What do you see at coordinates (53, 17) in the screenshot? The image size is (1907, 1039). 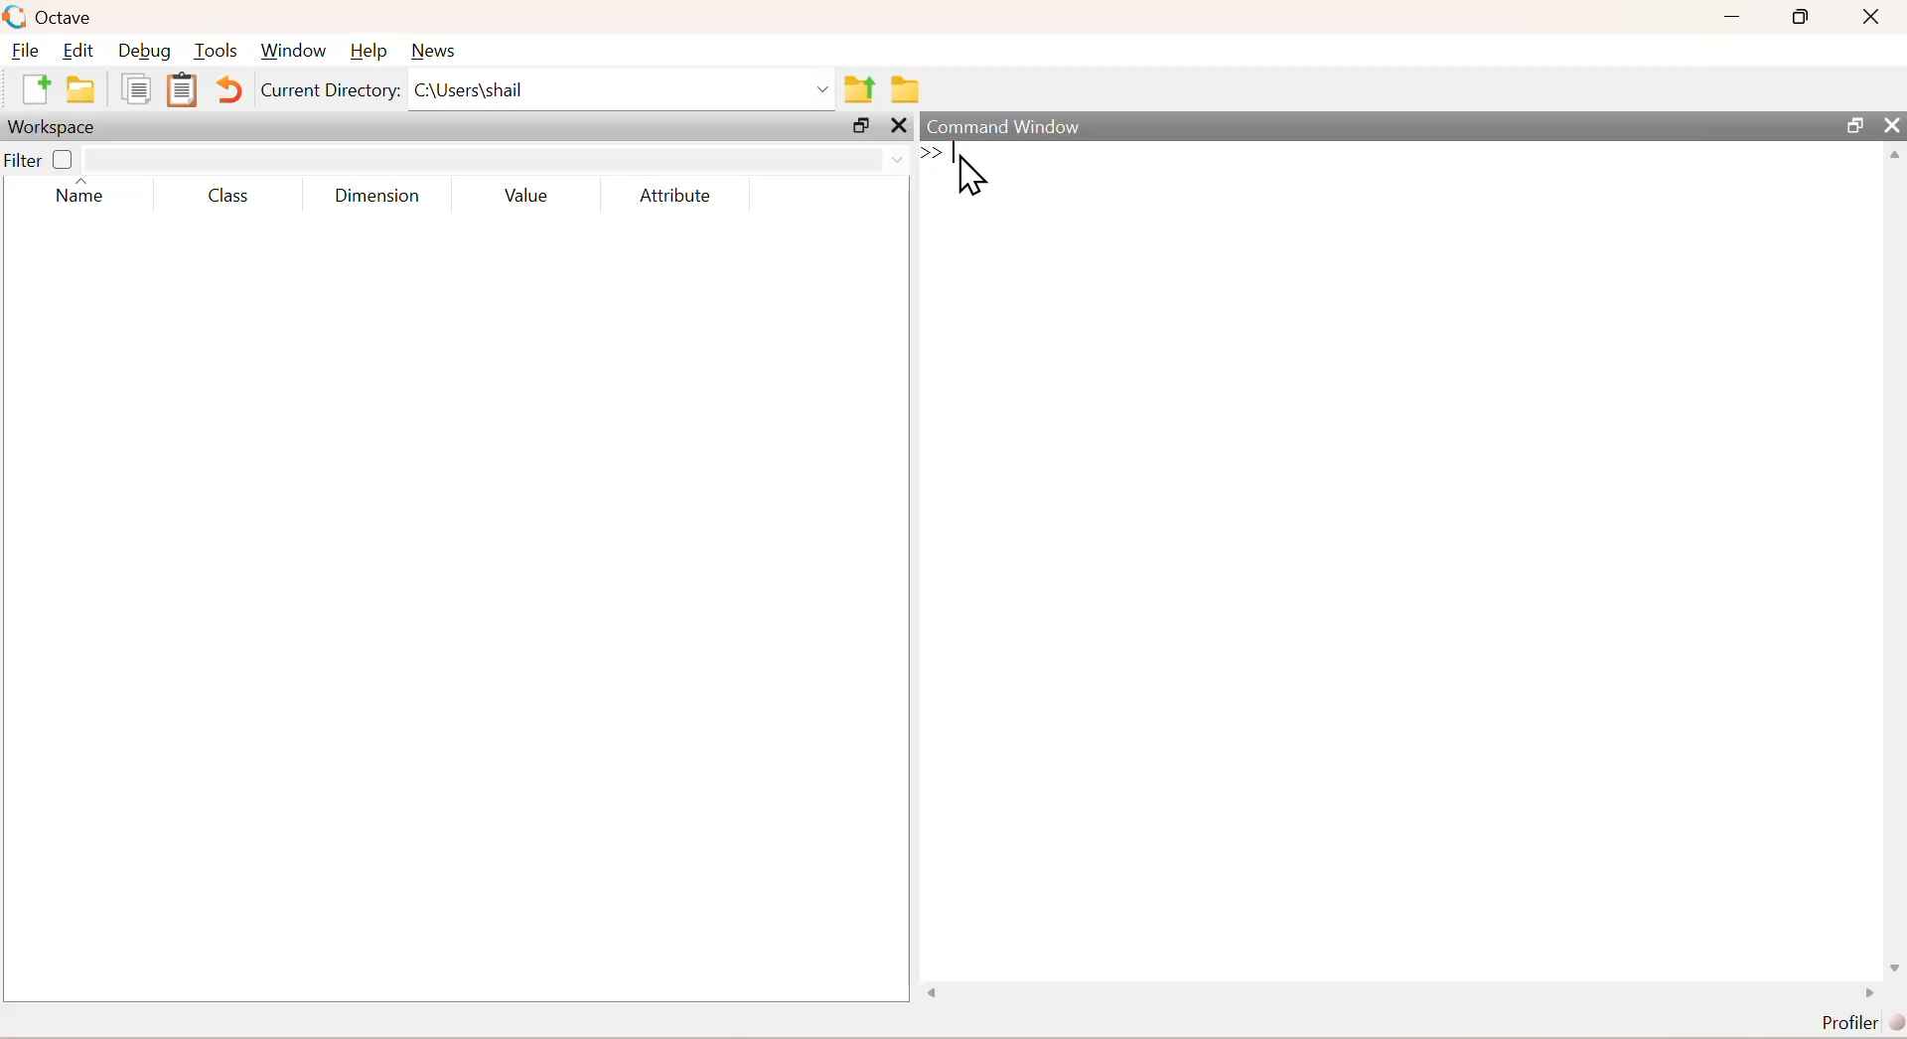 I see `Octave` at bounding box center [53, 17].